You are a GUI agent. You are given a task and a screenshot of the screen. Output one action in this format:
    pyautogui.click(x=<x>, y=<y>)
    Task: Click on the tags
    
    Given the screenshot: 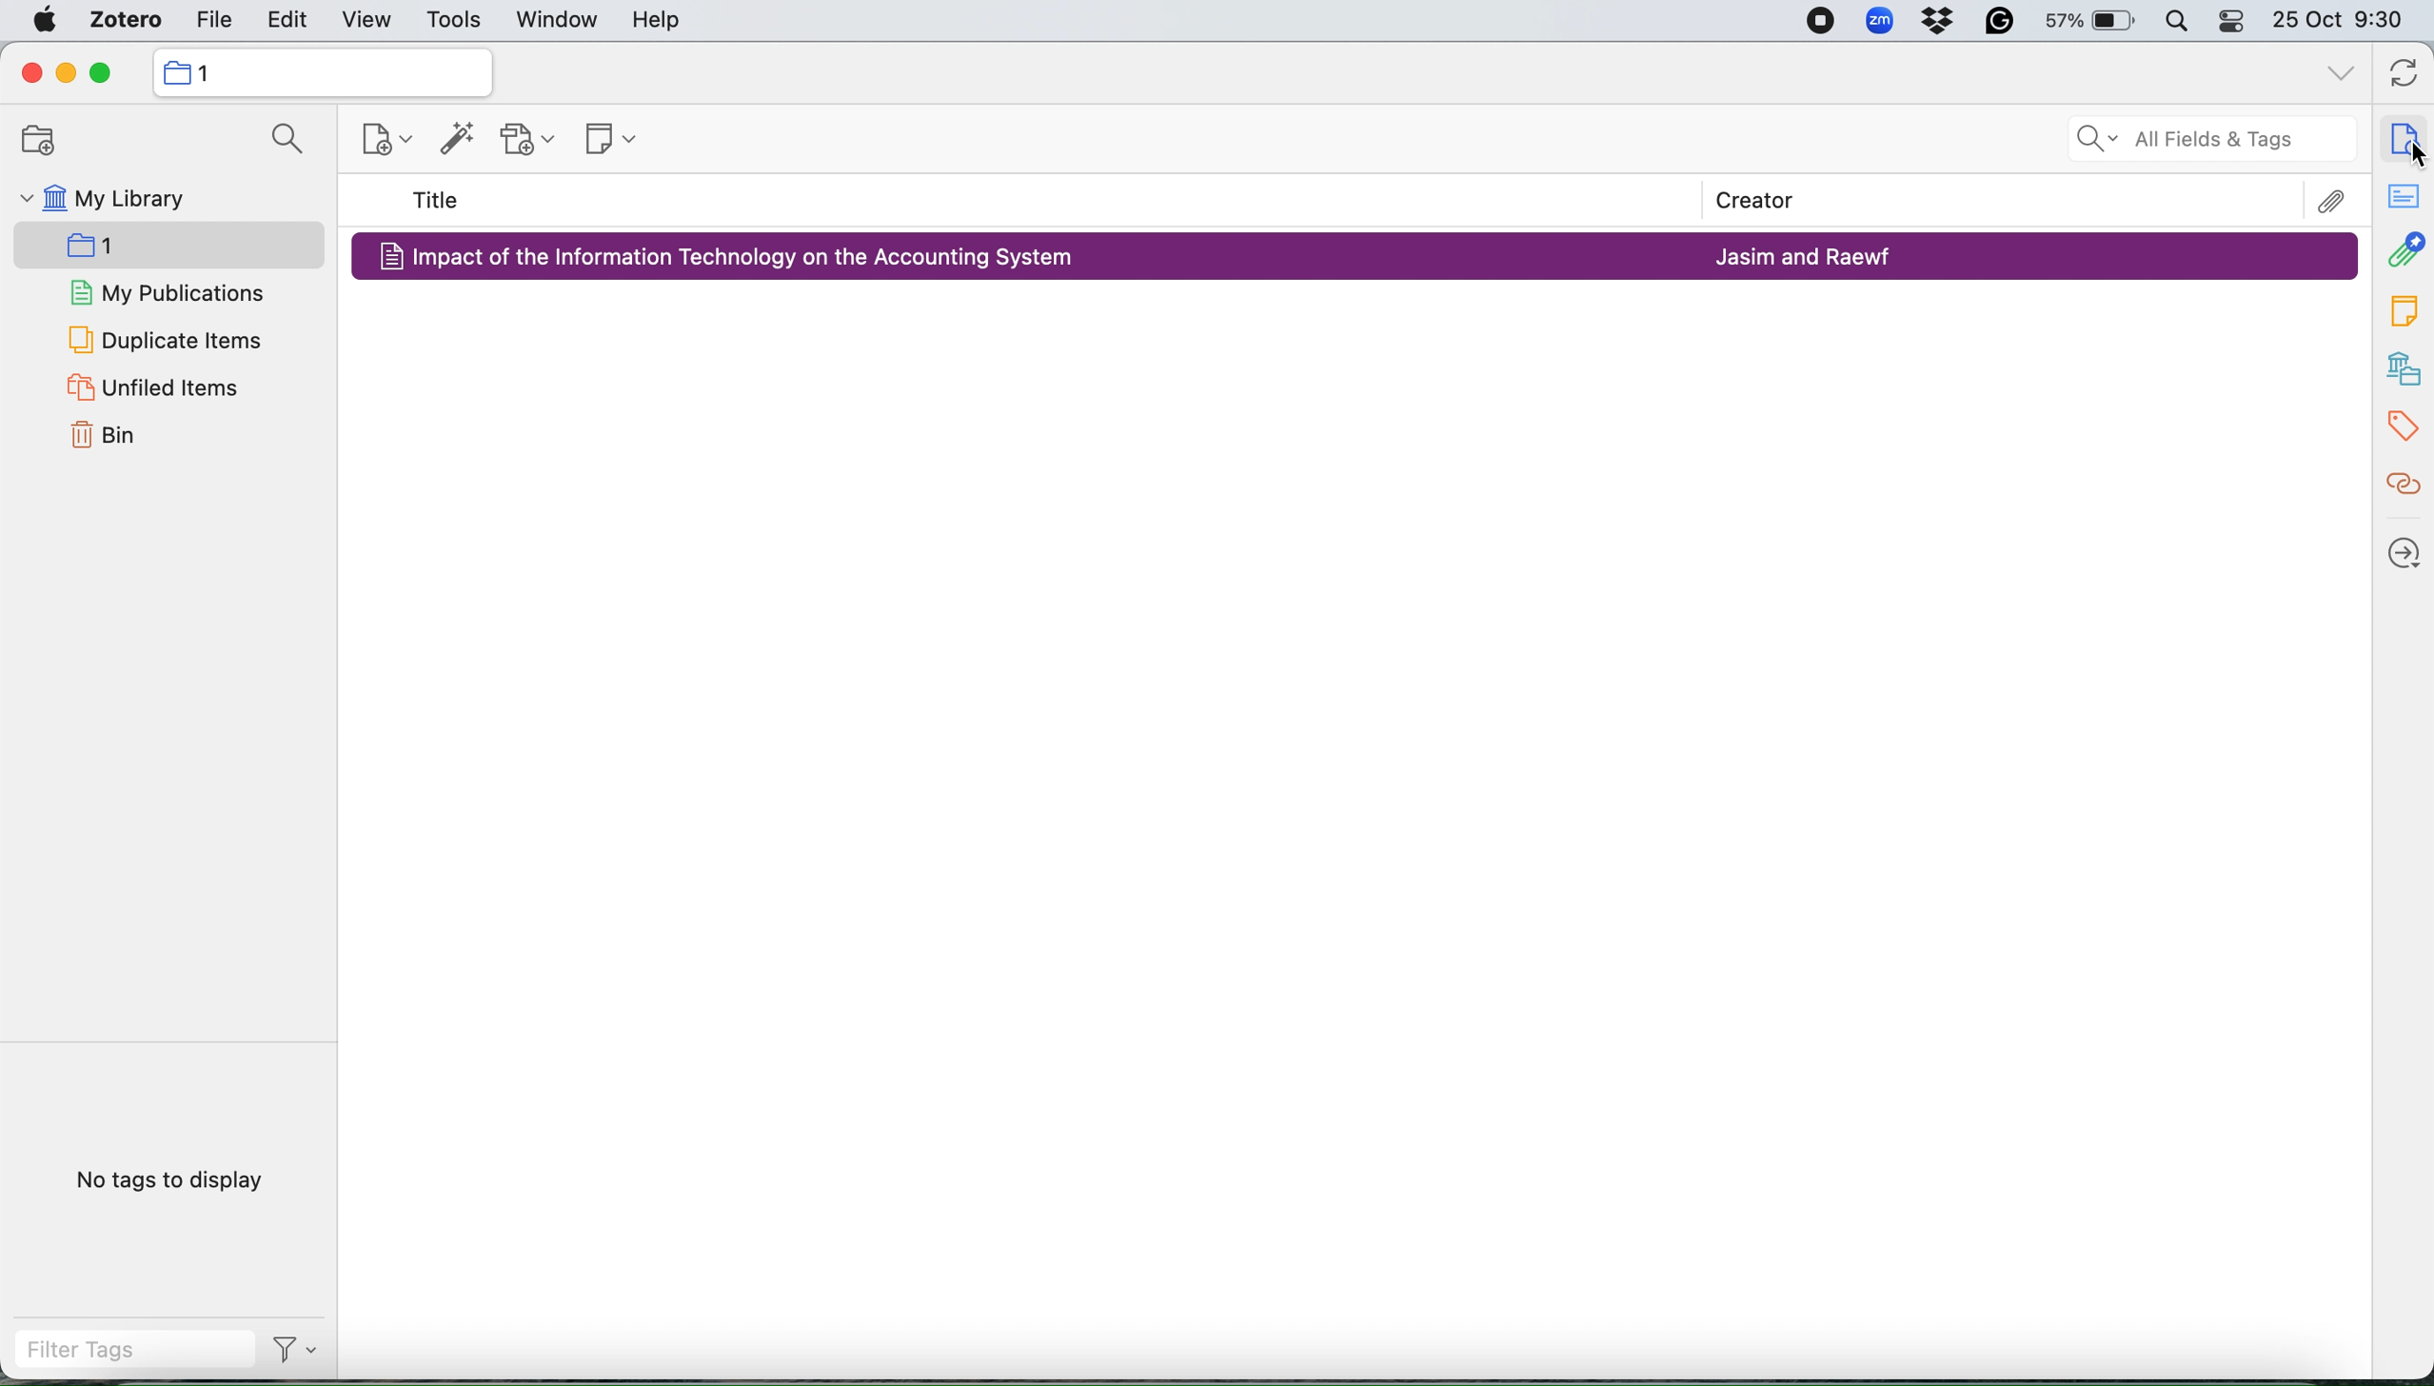 What is the action you would take?
    pyautogui.click(x=2402, y=426)
    